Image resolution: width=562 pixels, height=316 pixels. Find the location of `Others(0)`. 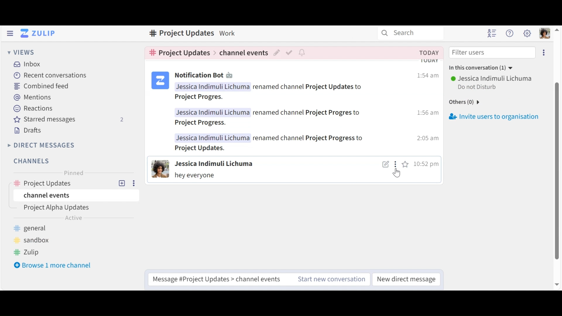

Others(0) is located at coordinates (470, 102).